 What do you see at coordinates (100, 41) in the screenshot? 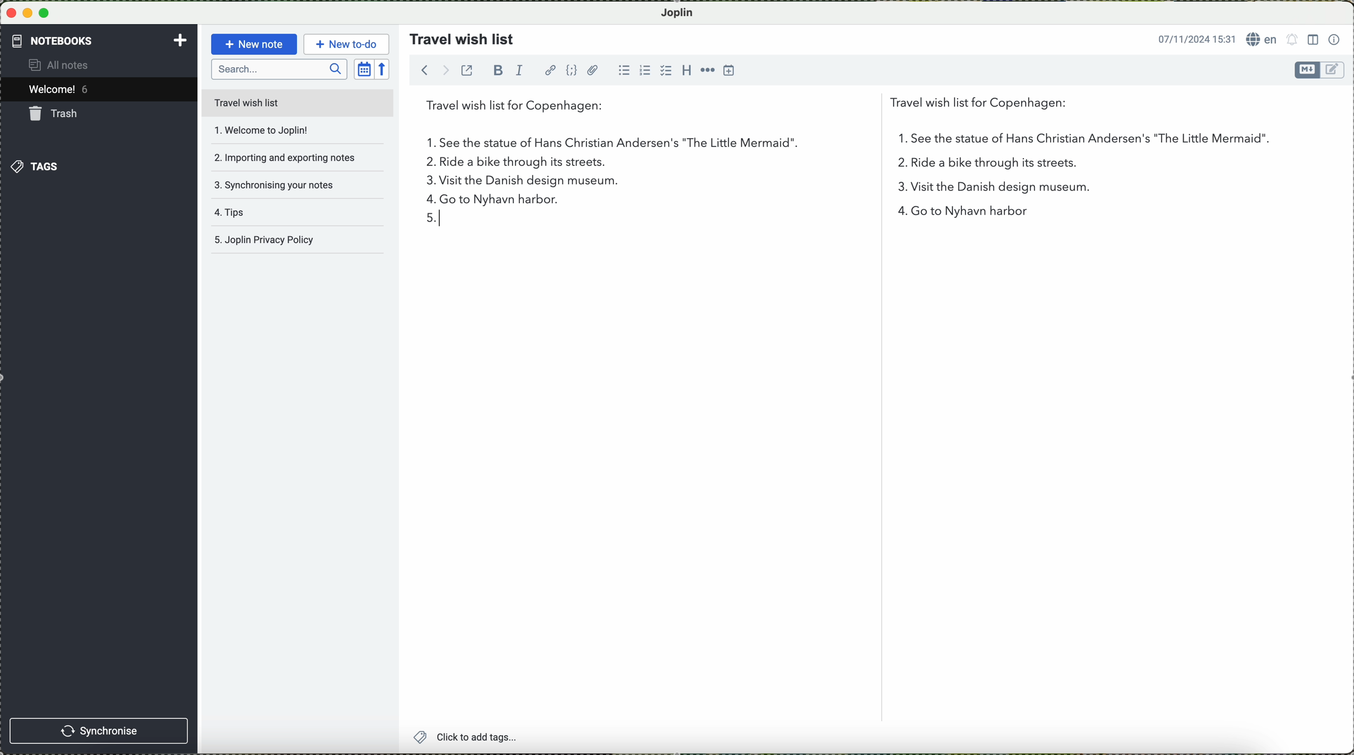
I see `notebooks tab` at bounding box center [100, 41].